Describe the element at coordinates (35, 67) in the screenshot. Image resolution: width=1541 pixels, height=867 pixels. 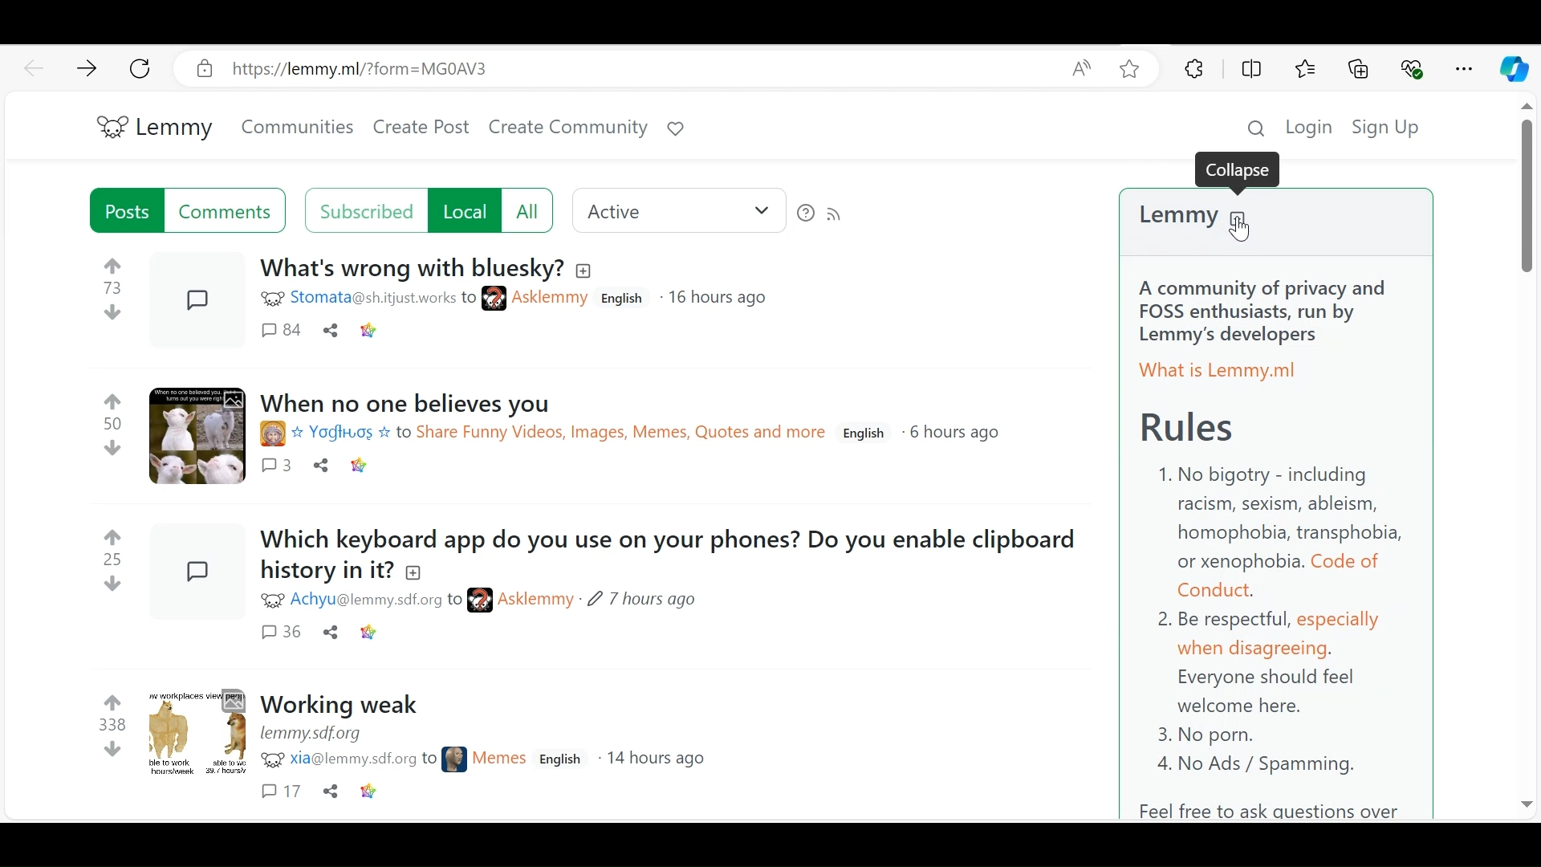
I see `Goo back` at that location.